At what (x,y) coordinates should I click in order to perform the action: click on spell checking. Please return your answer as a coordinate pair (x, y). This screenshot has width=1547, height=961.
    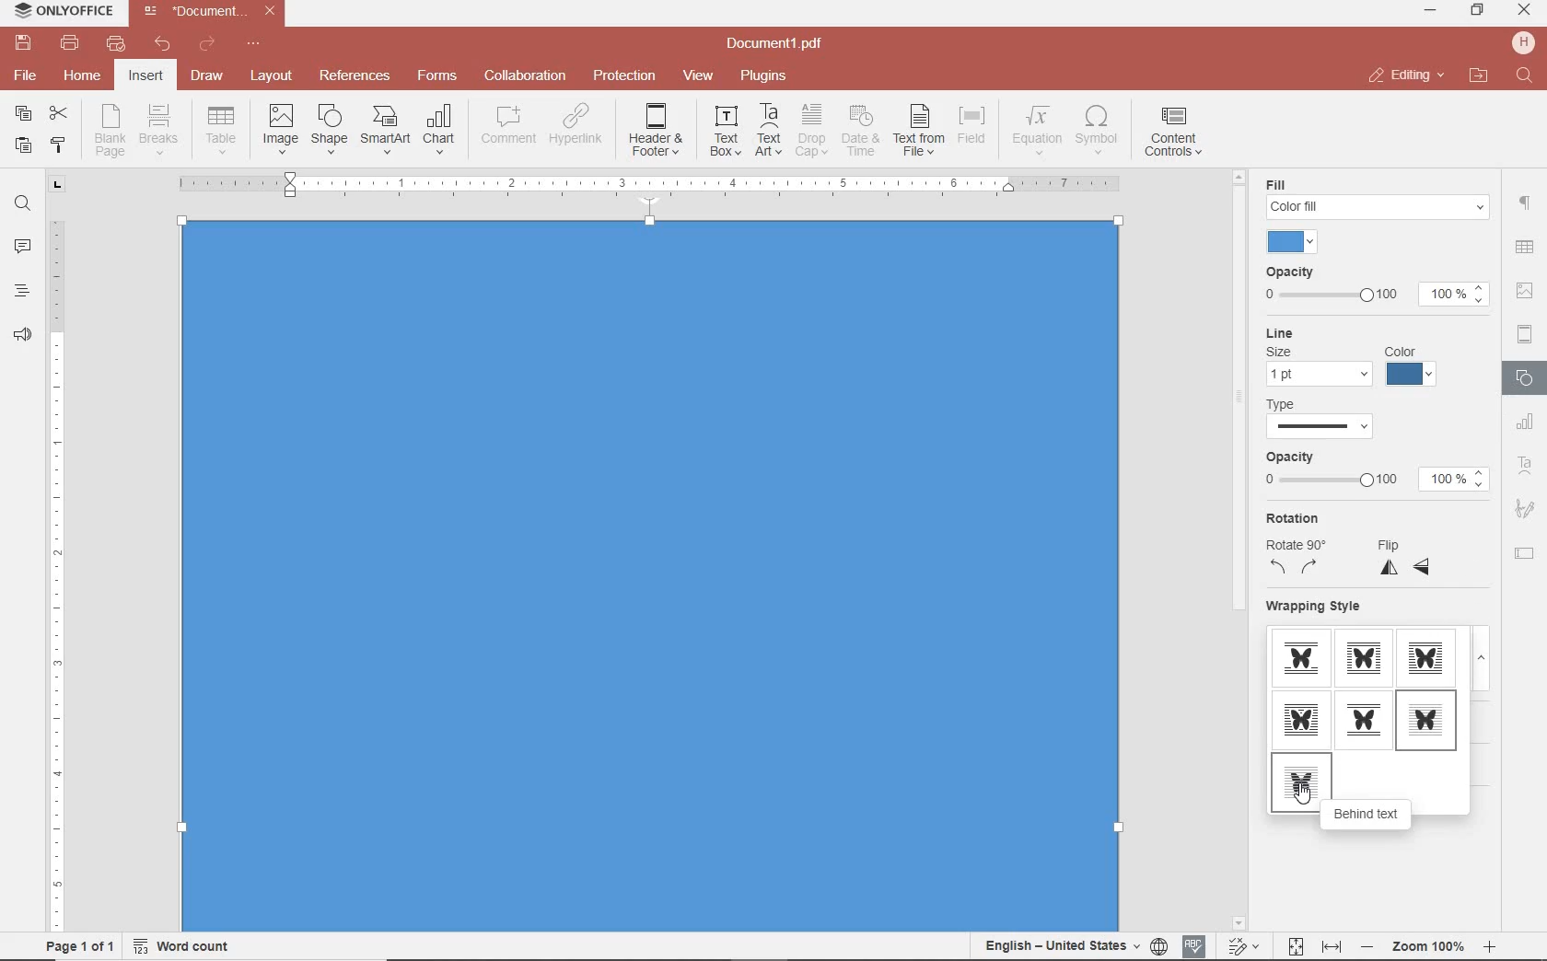
    Looking at the image, I should click on (1194, 946).